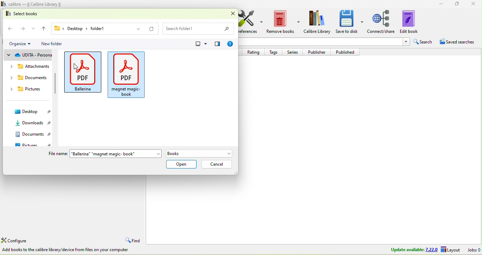  I want to click on minimize, so click(439, 4).